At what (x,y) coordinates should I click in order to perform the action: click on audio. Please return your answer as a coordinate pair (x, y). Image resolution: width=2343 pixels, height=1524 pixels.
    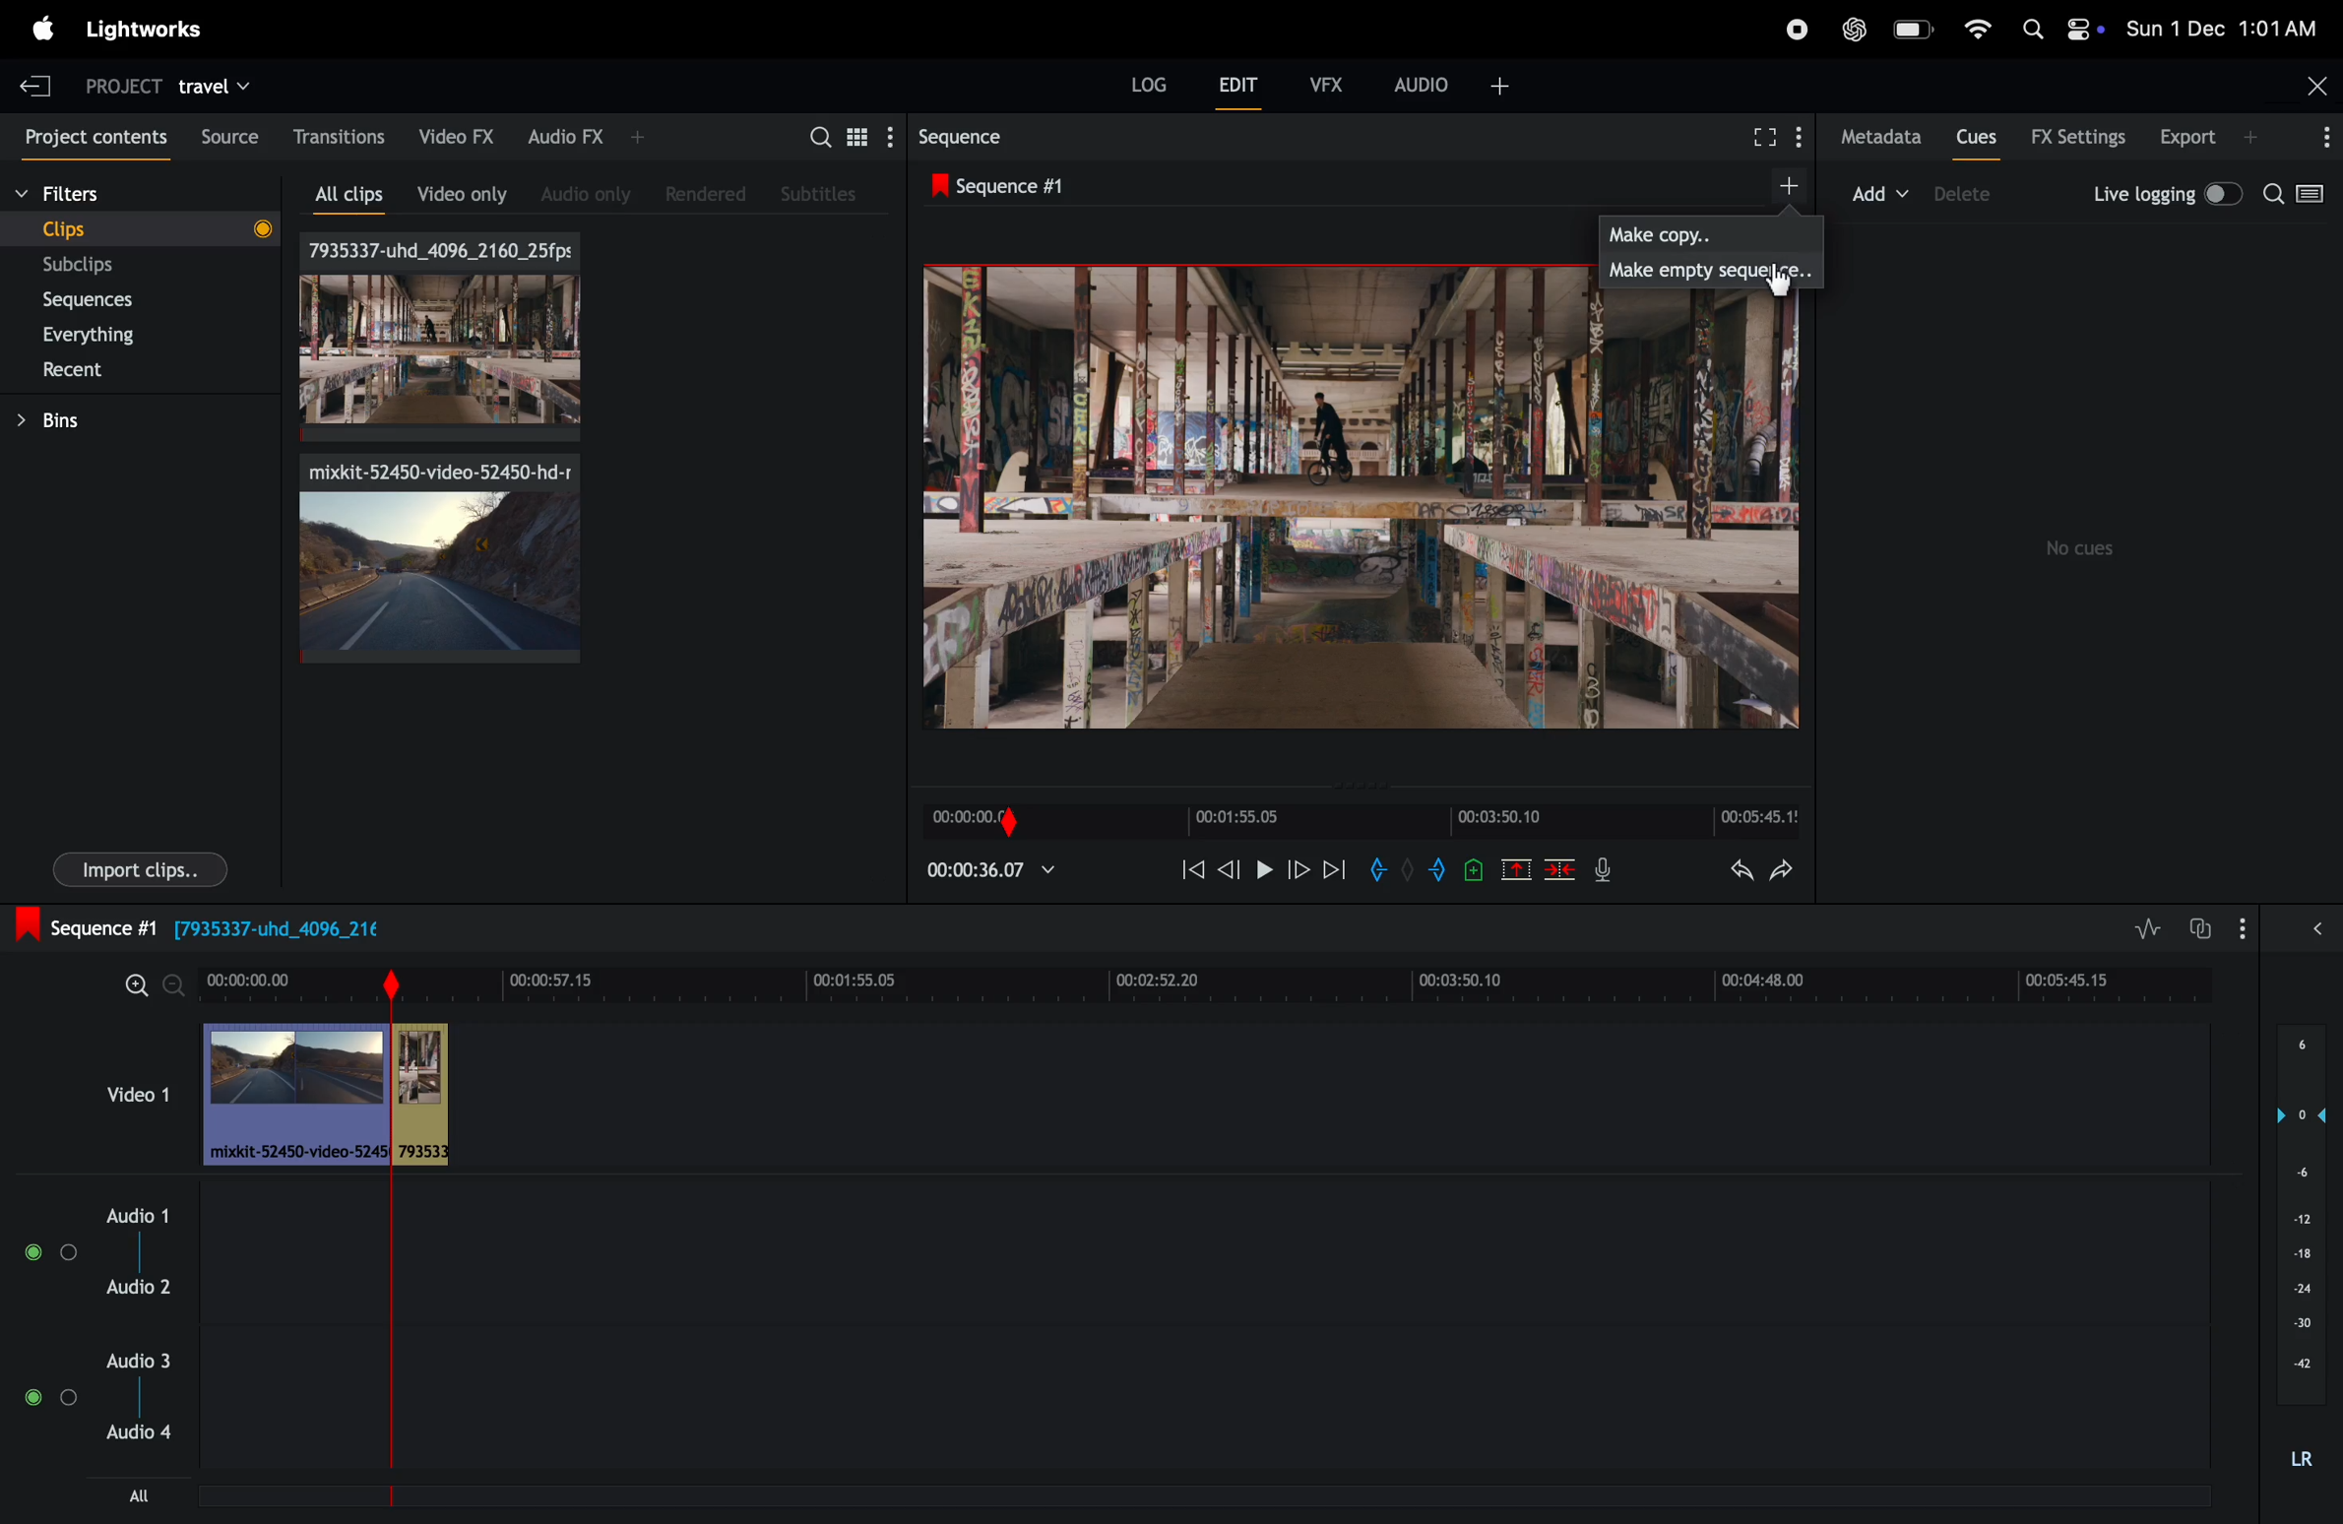
    Looking at the image, I should click on (1455, 84).